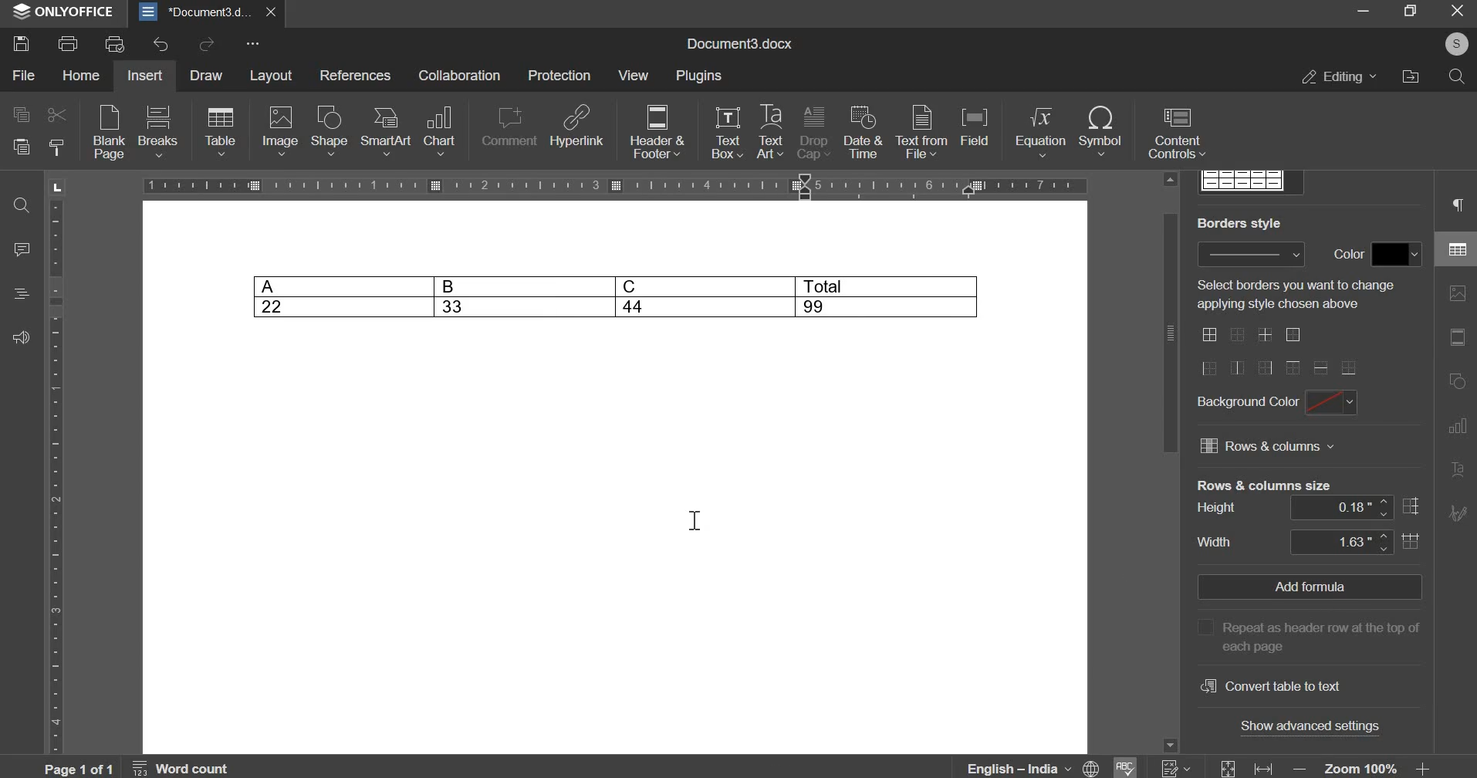 The width and height of the screenshot is (1477, 778). I want to click on editing, so click(1341, 76).